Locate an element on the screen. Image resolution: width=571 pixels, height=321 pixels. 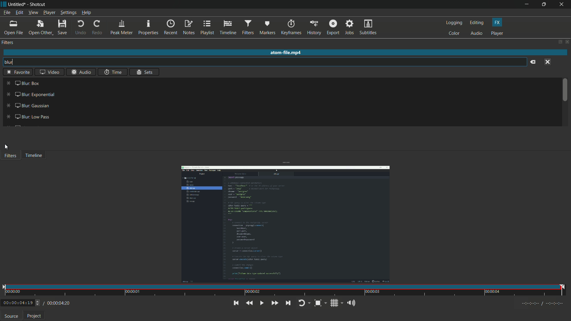
redo is located at coordinates (97, 27).